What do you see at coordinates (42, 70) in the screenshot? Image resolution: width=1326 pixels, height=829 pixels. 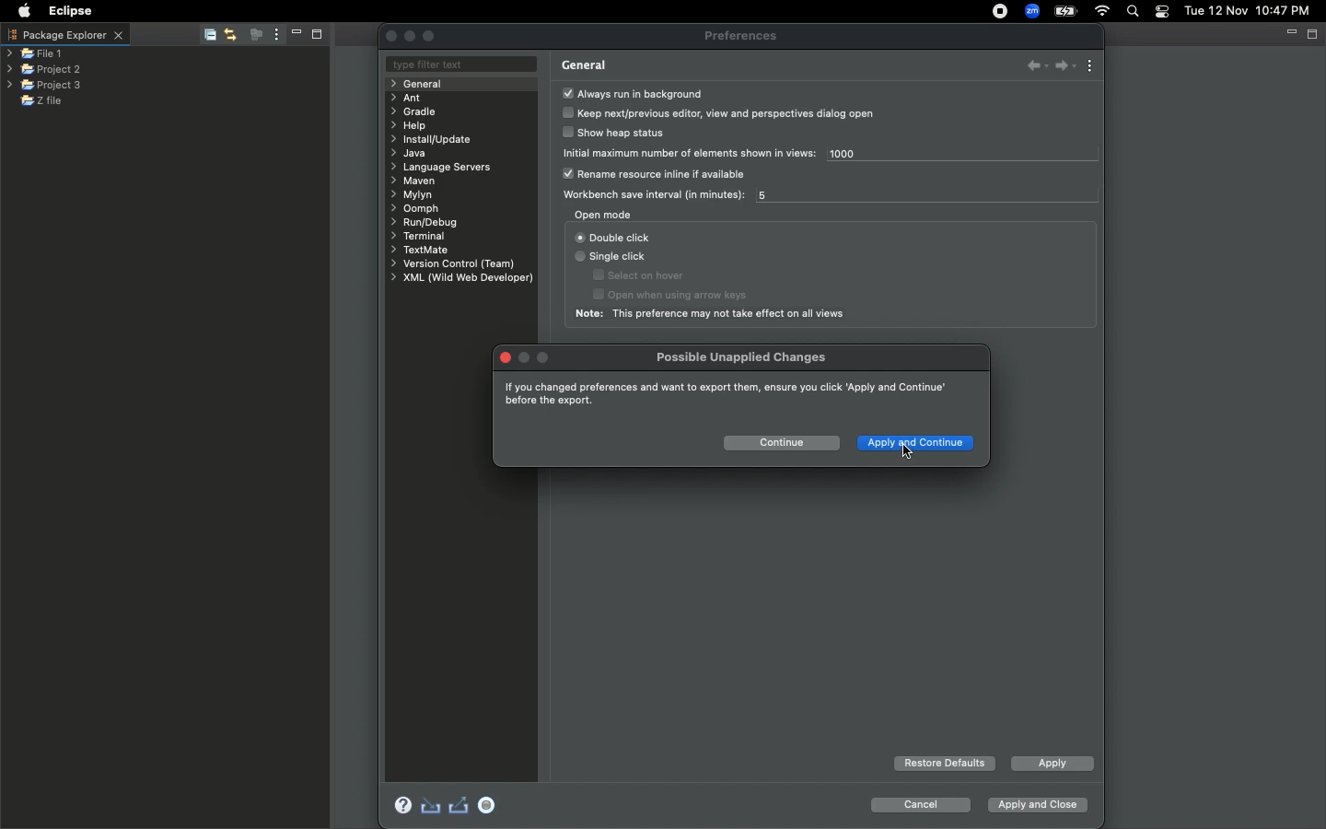 I see `Project 2` at bounding box center [42, 70].